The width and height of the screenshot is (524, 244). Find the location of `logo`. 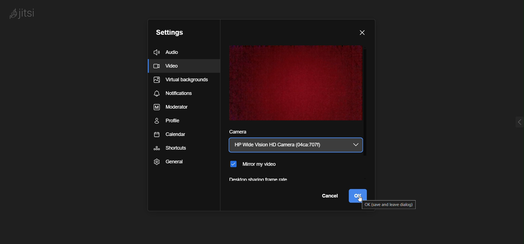

logo is located at coordinates (26, 14).